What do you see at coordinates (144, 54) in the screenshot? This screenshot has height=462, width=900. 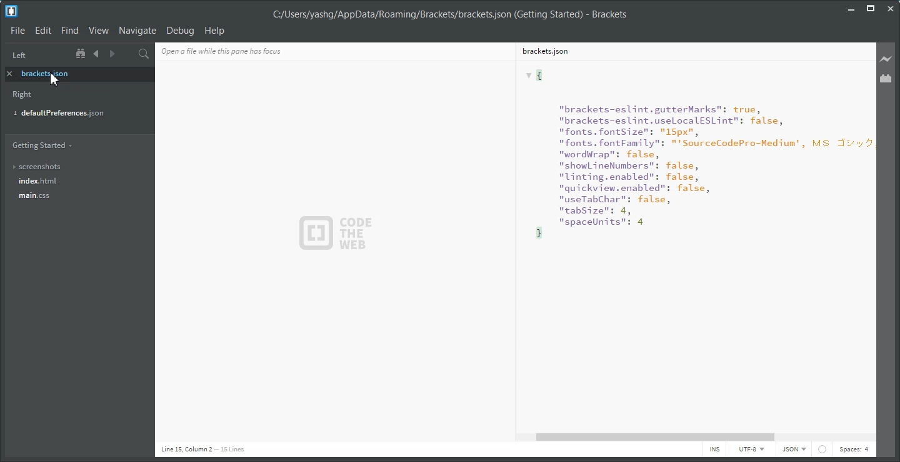 I see `Find in File` at bounding box center [144, 54].